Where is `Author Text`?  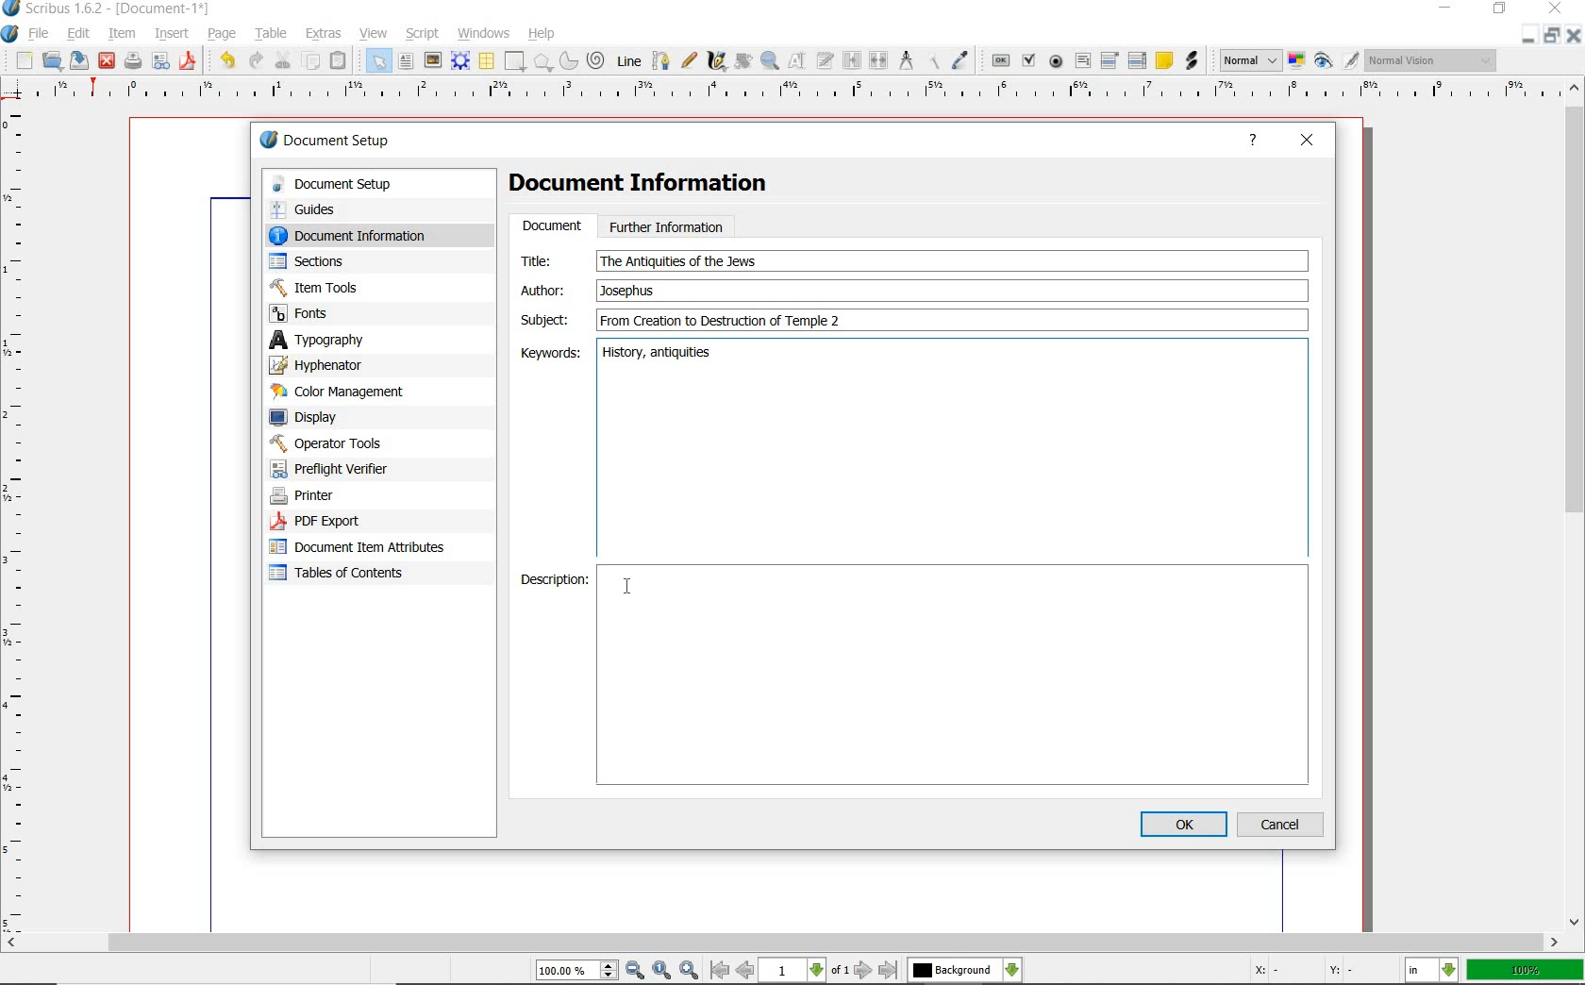
Author Text is located at coordinates (631, 290).